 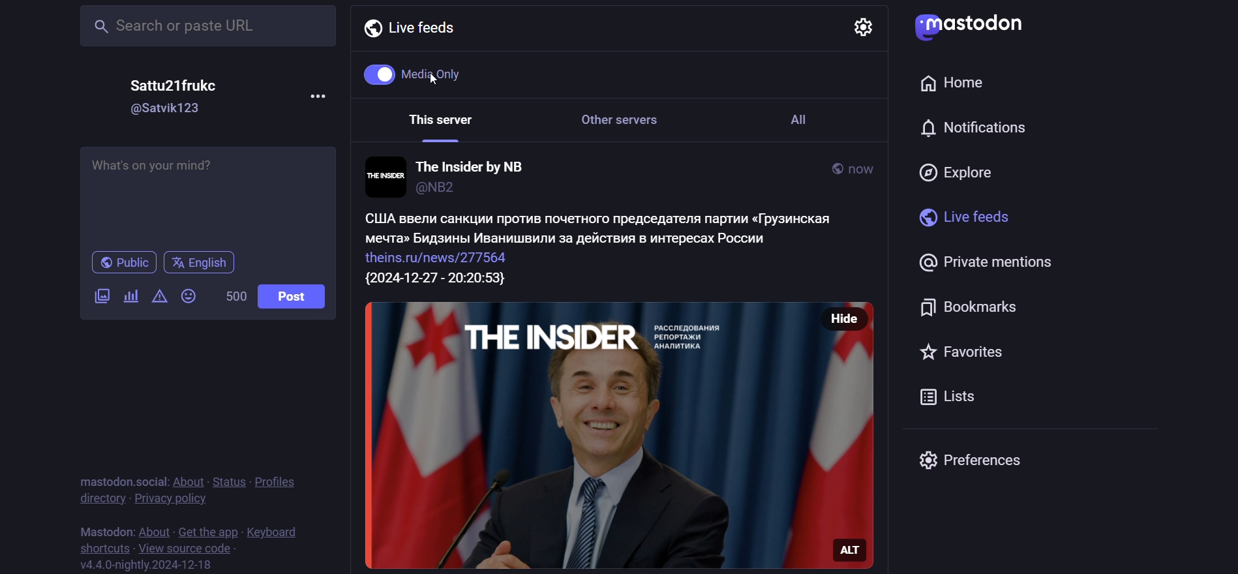 What do you see at coordinates (276, 482) in the screenshot?
I see `profiles` at bounding box center [276, 482].